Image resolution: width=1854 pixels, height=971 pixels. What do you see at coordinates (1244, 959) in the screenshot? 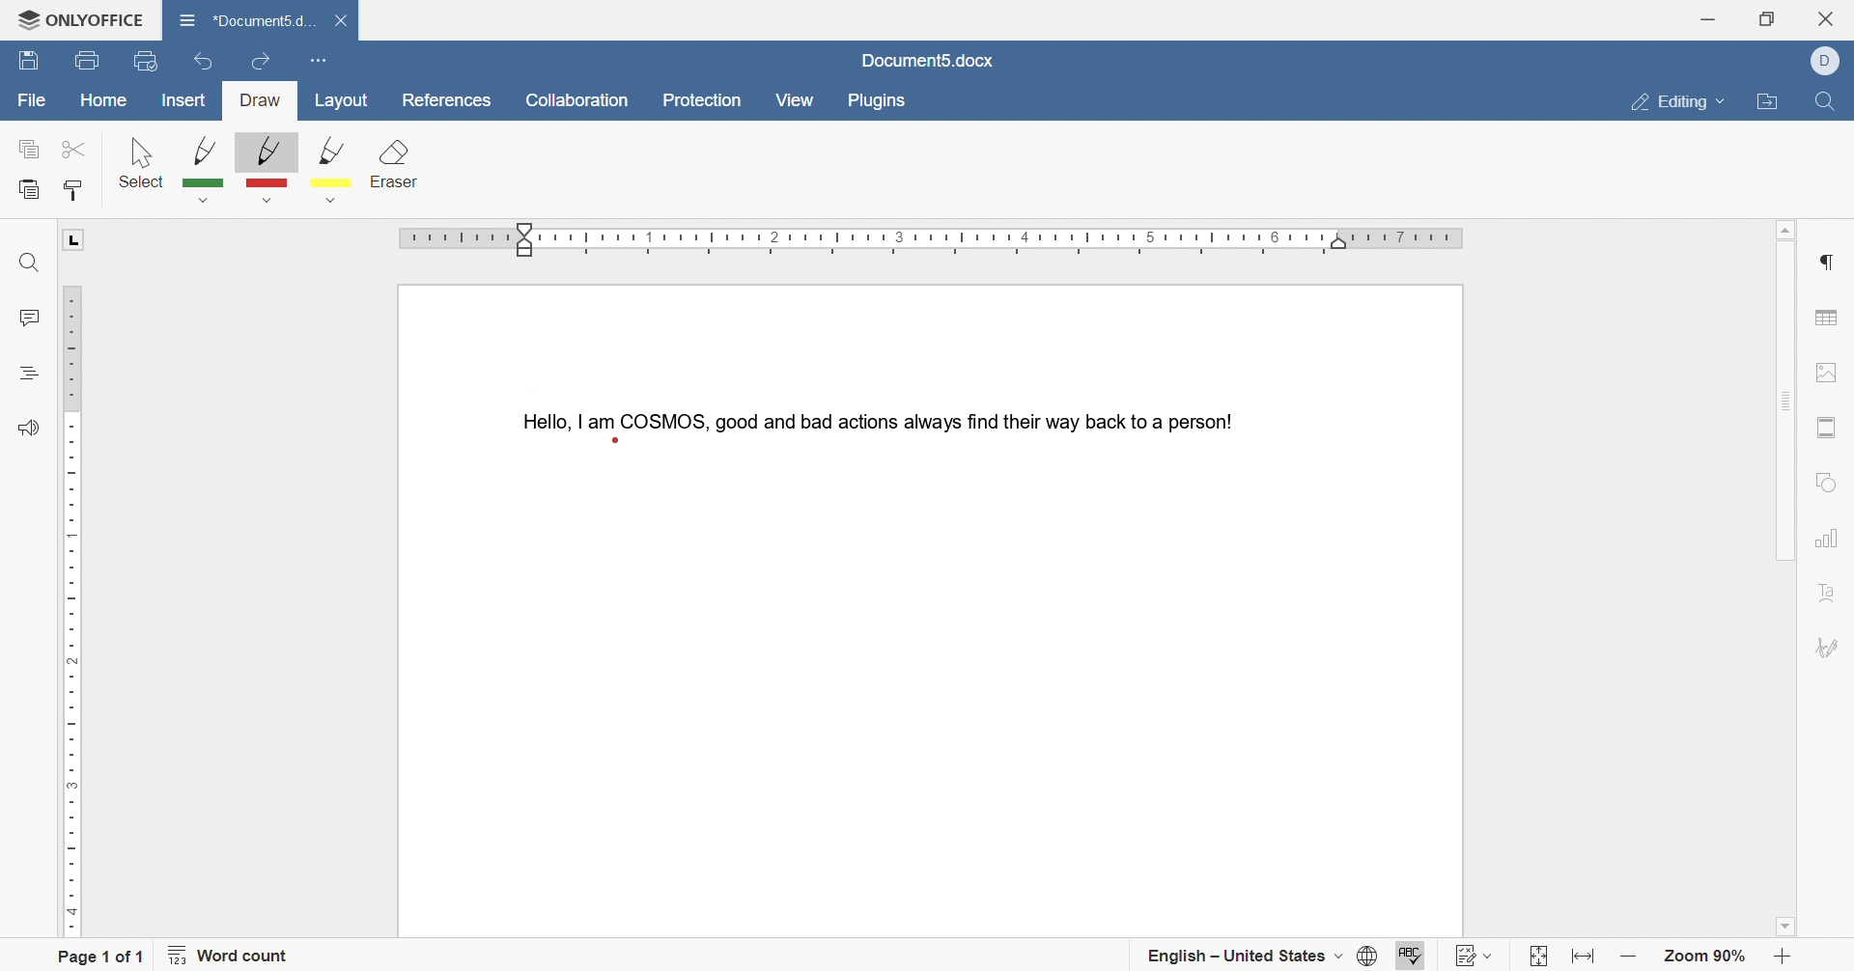
I see `english - united states` at bounding box center [1244, 959].